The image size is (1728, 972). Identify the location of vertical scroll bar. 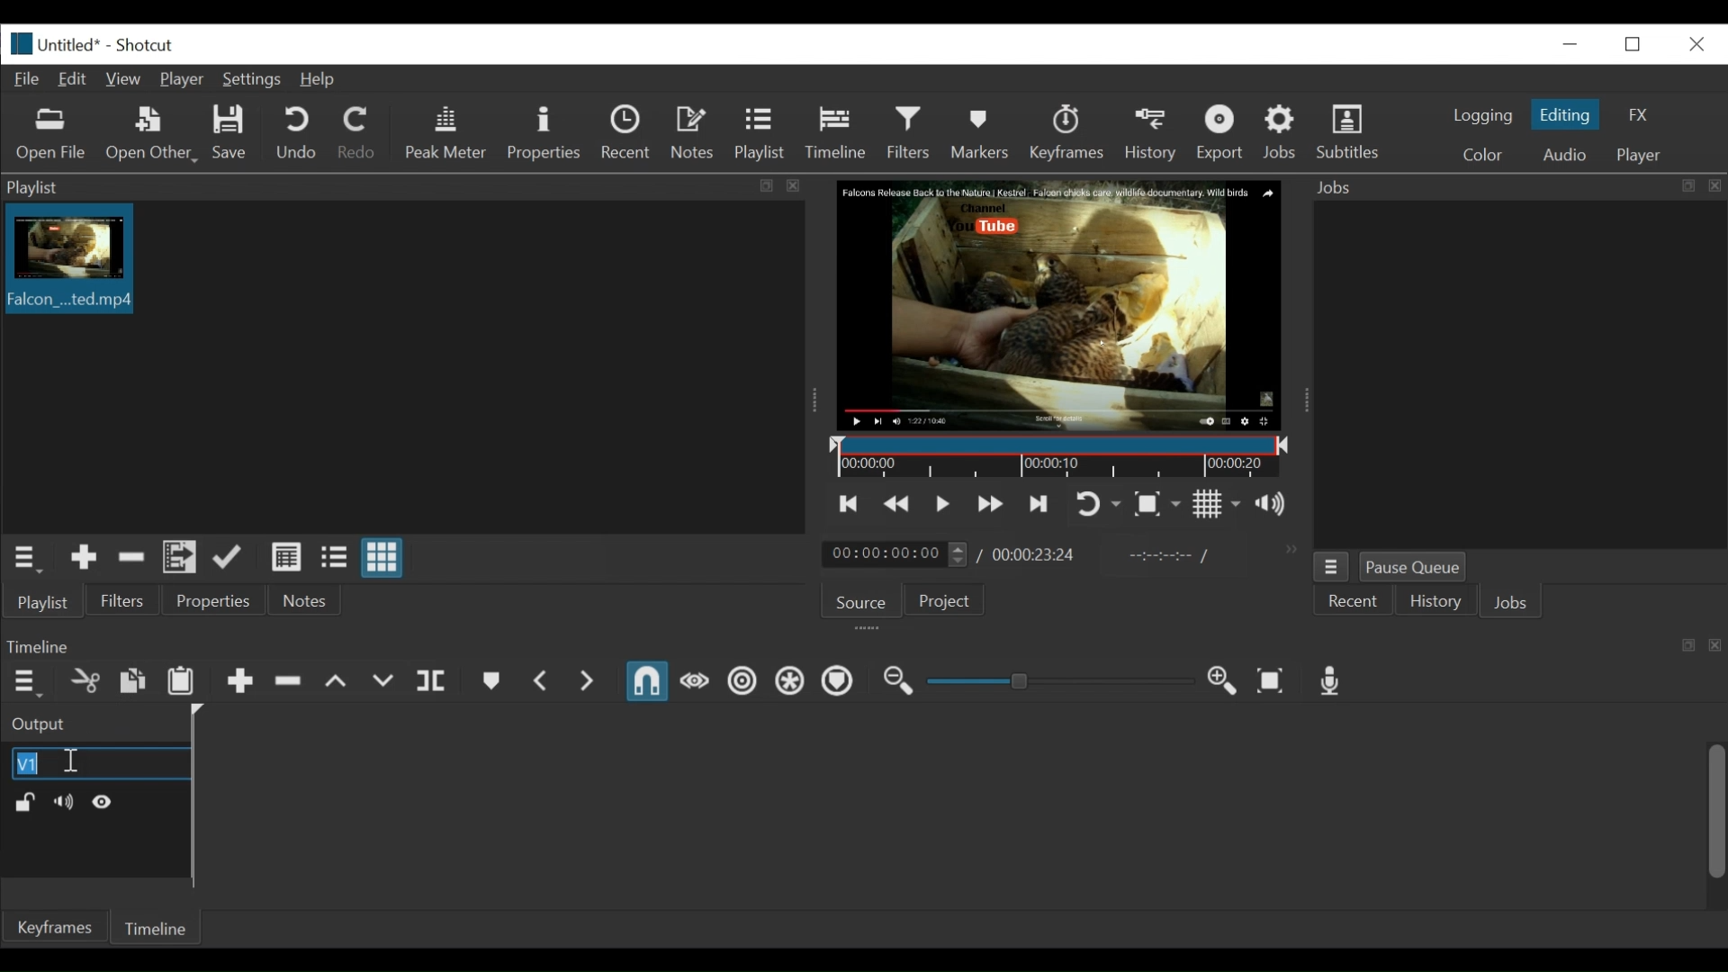
(1701, 821).